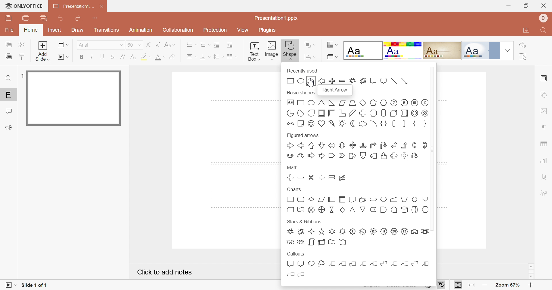  I want to click on Decrement font size, so click(158, 45).